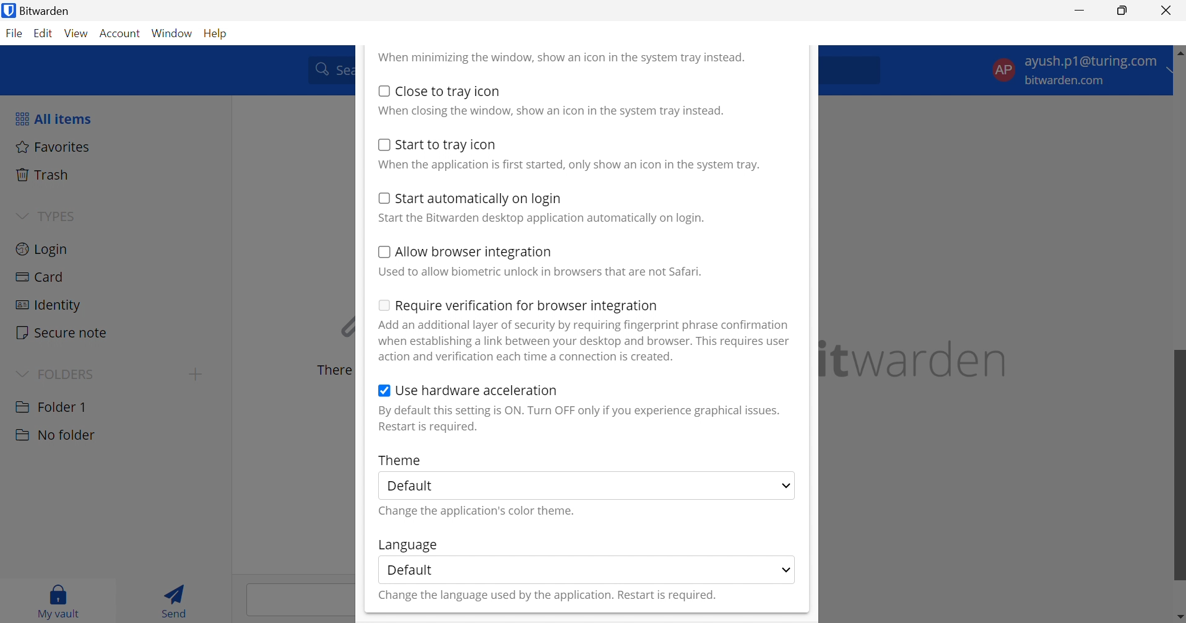 Image resolution: width=1186 pixels, height=623 pixels. What do you see at coordinates (41, 277) in the screenshot?
I see `Card` at bounding box center [41, 277].